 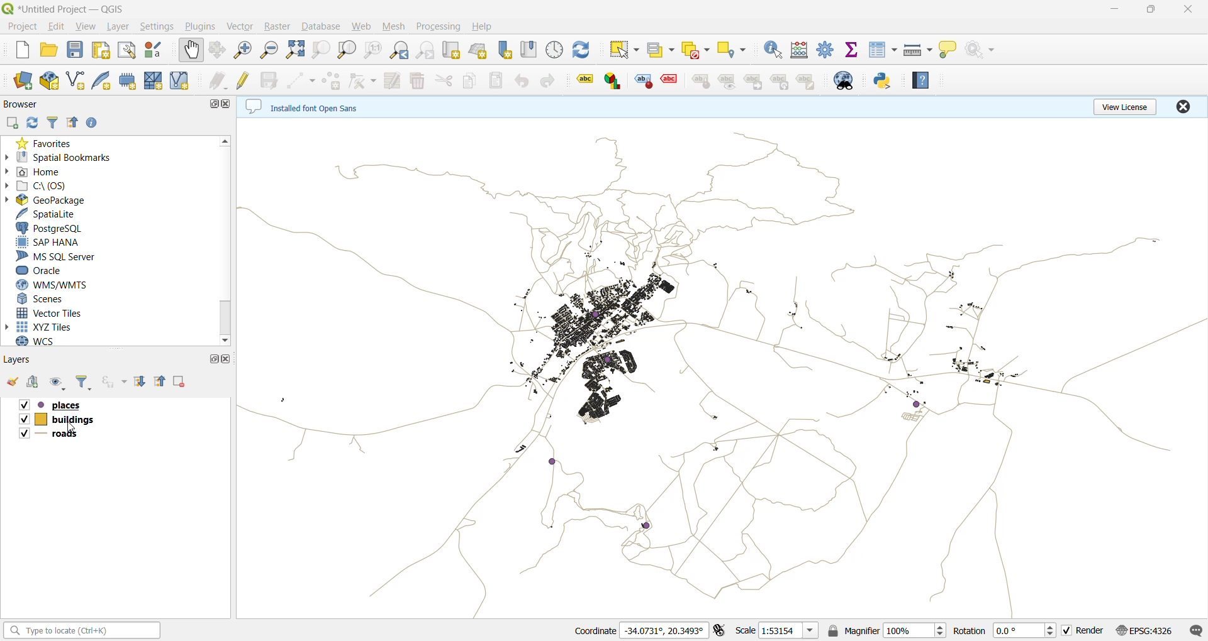 I want to click on vertex tool, so click(x=365, y=80).